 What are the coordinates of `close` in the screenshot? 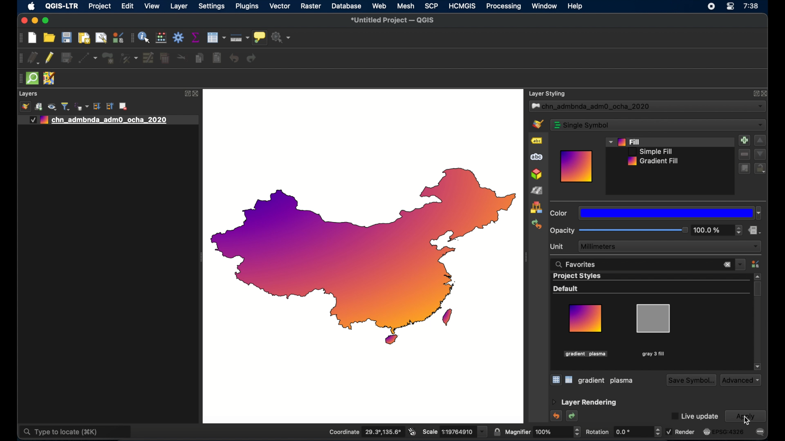 It's located at (765, 94).